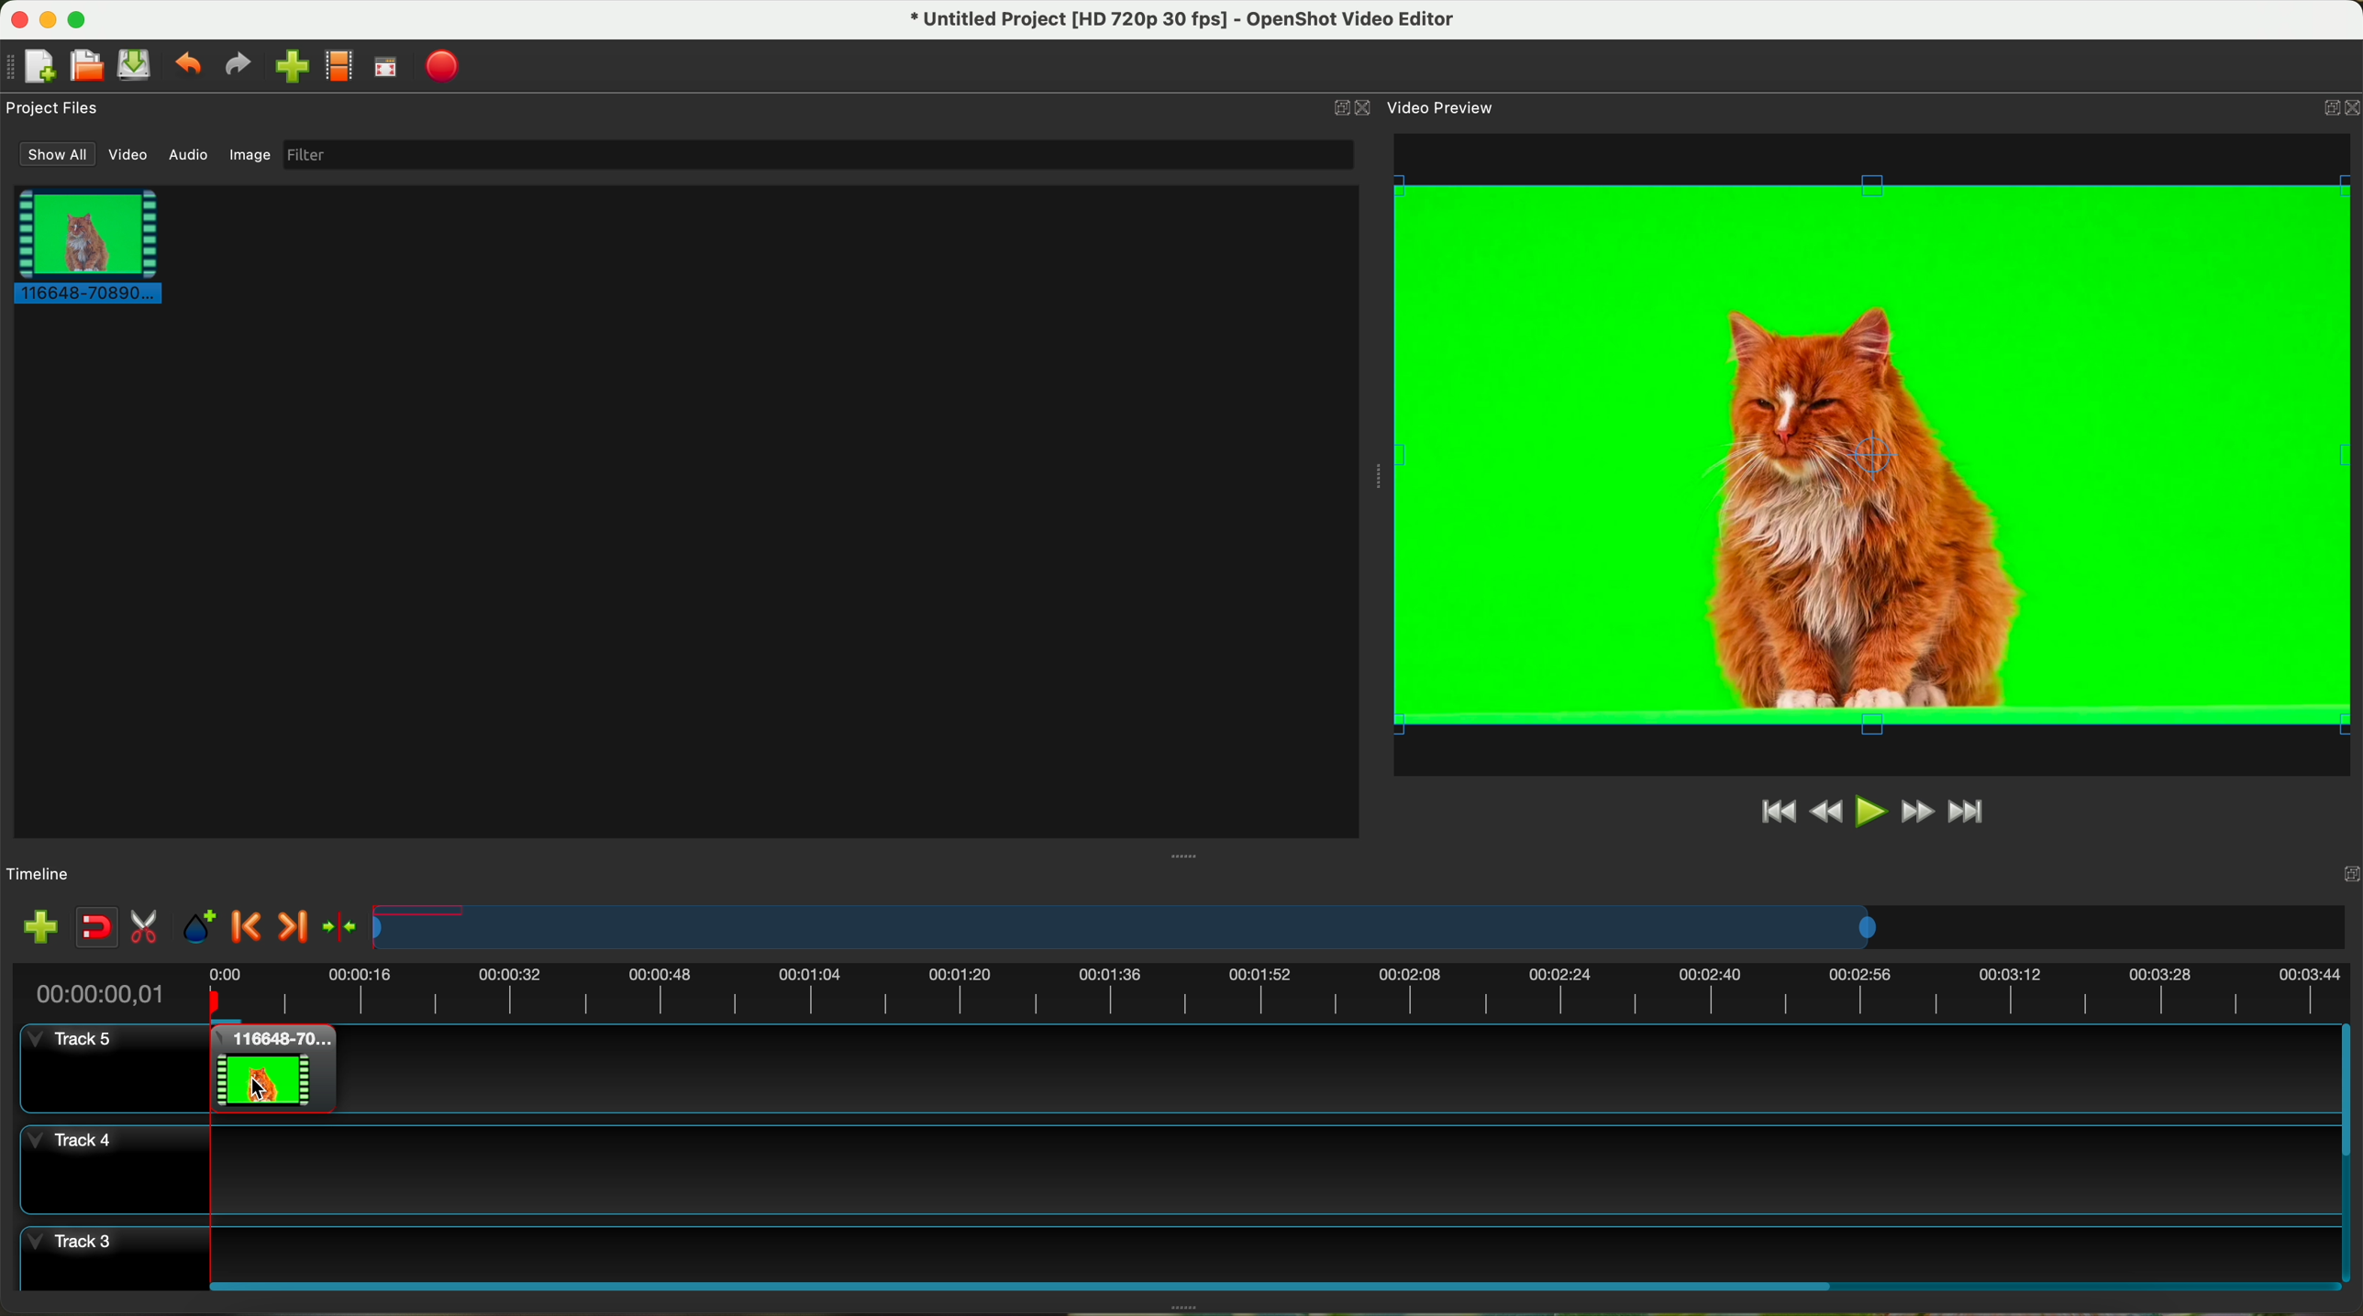 This screenshot has width=2363, height=1316. I want to click on video, so click(1876, 454).